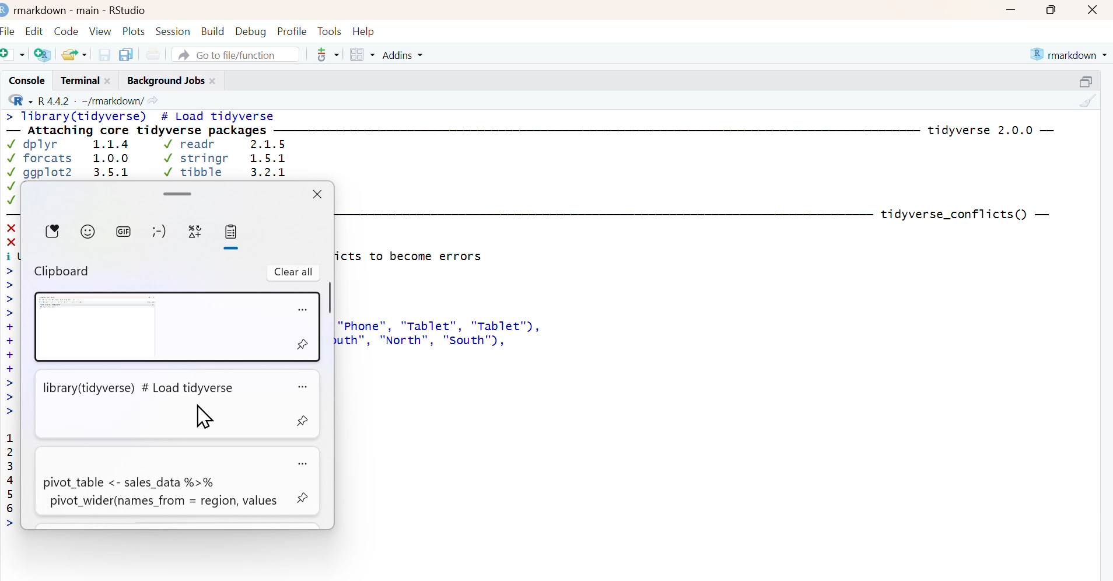  I want to click on Profile, so click(292, 30).